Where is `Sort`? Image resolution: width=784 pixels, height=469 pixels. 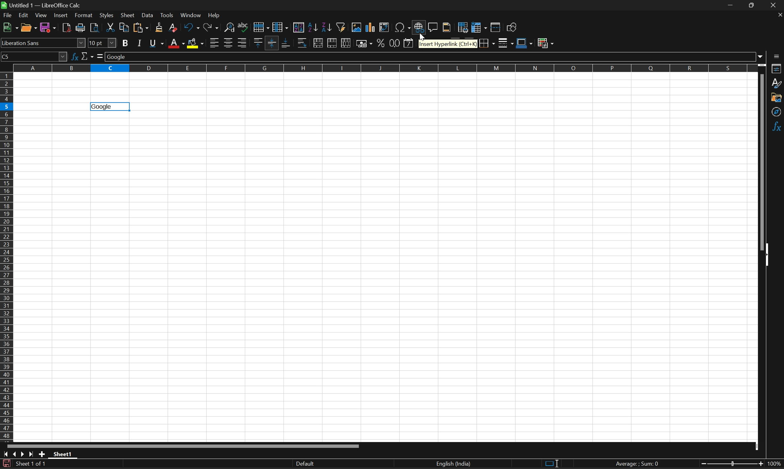 Sort is located at coordinates (298, 27).